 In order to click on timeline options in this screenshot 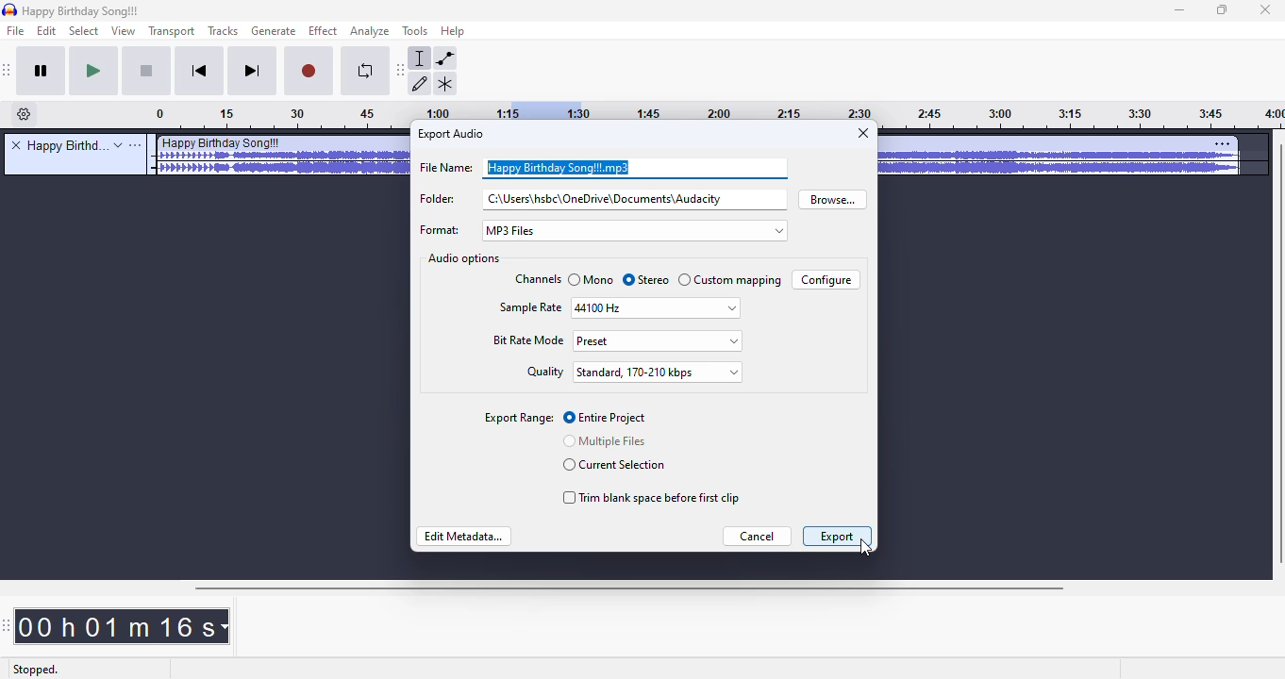, I will do `click(25, 114)`.